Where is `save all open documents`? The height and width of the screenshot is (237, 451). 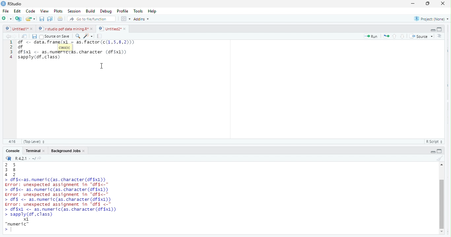 save all open documents is located at coordinates (49, 19).